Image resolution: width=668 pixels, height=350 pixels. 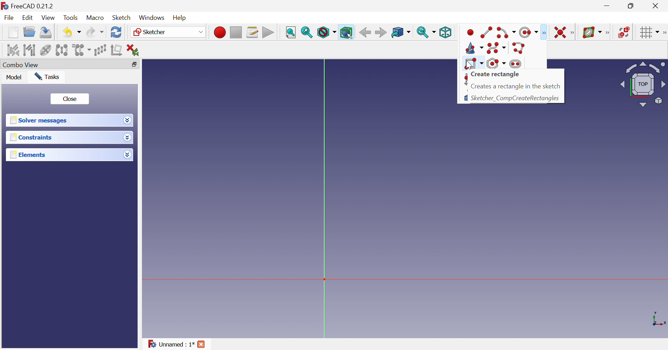 What do you see at coordinates (365, 33) in the screenshot?
I see `Back` at bounding box center [365, 33].